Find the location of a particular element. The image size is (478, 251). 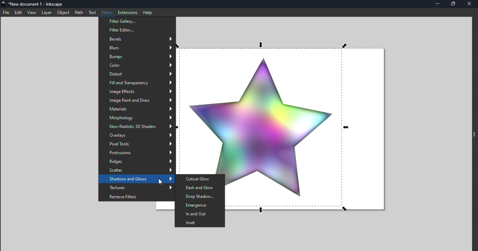

Ridges is located at coordinates (137, 162).